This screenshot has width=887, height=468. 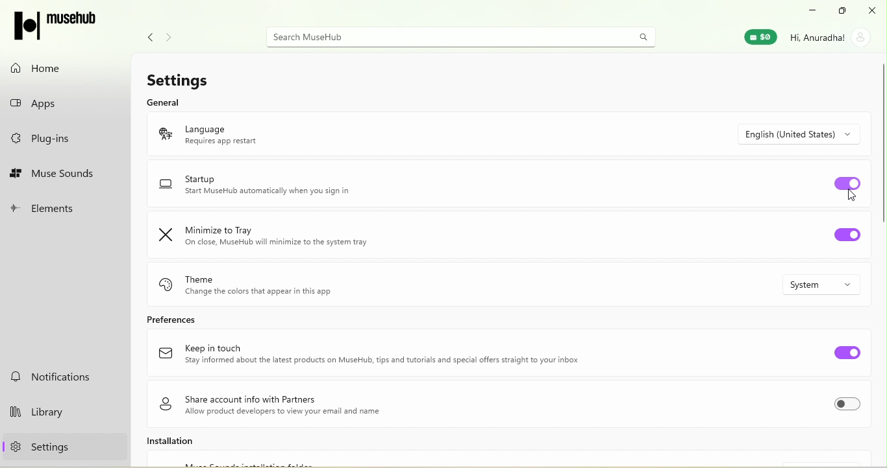 I want to click on Toggle, so click(x=851, y=406).